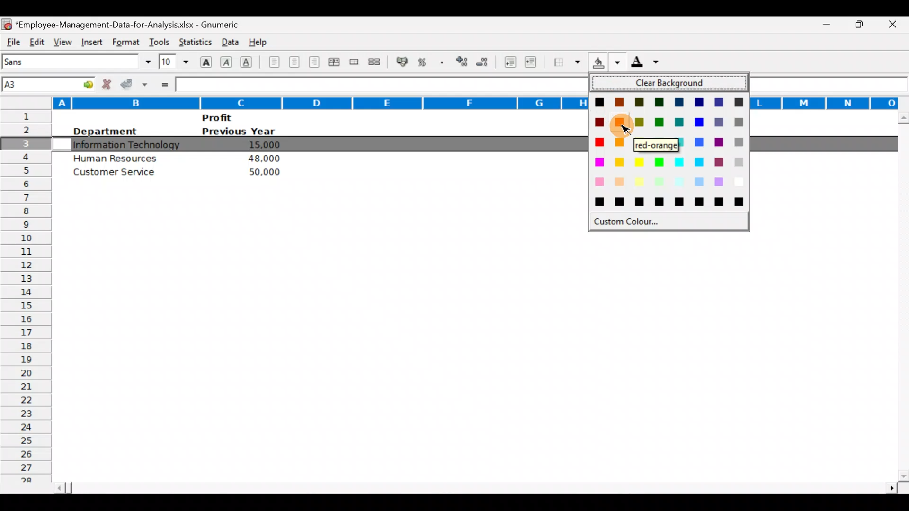 The width and height of the screenshot is (909, 511). What do you see at coordinates (104, 131) in the screenshot?
I see `Department` at bounding box center [104, 131].